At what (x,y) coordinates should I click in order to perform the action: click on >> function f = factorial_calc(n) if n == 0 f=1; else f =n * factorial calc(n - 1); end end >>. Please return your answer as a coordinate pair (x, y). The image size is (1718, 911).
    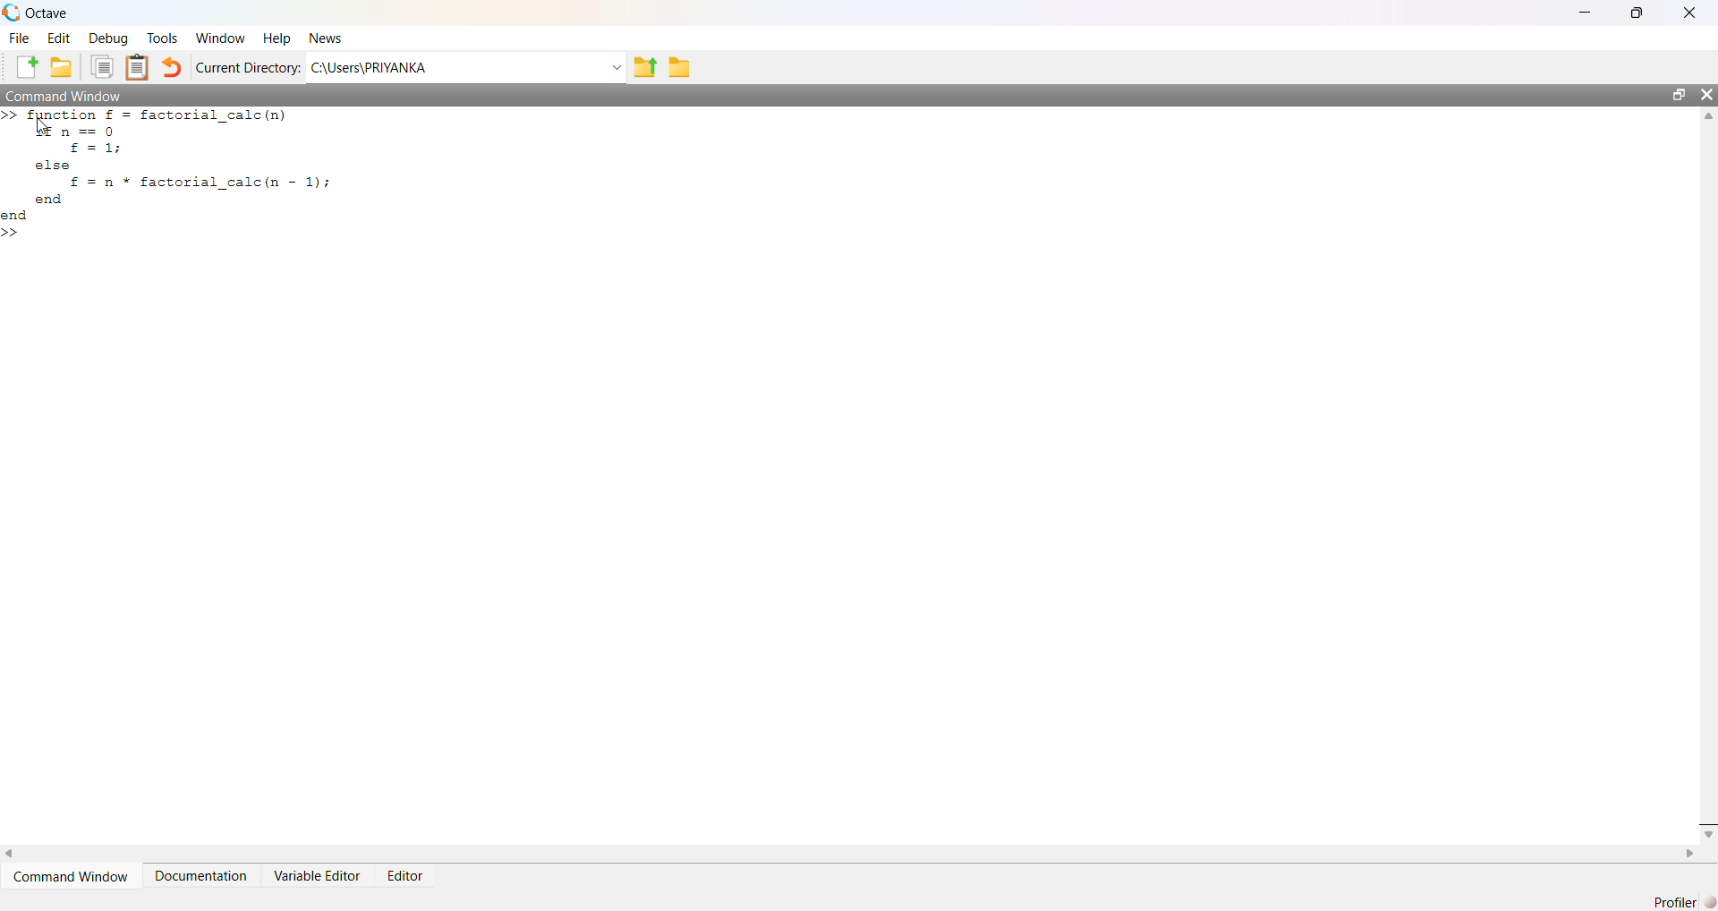
    Looking at the image, I should click on (167, 175).